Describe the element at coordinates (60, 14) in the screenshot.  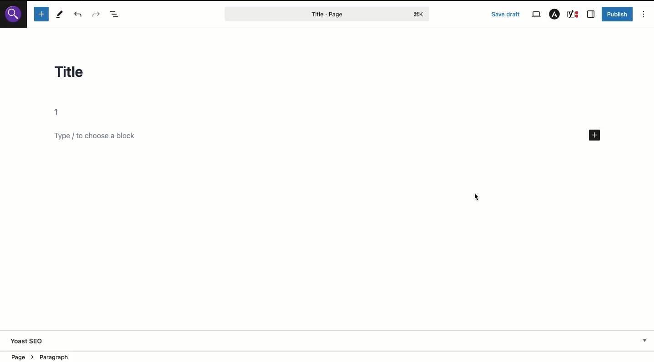
I see `Tools` at that location.